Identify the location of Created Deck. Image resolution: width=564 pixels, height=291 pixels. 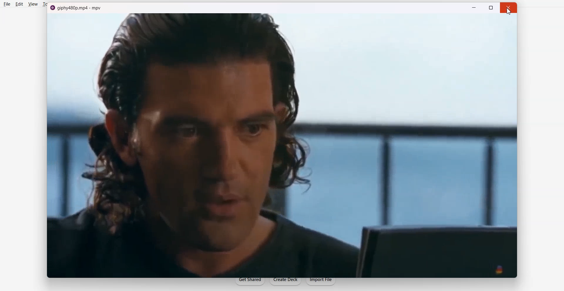
(286, 282).